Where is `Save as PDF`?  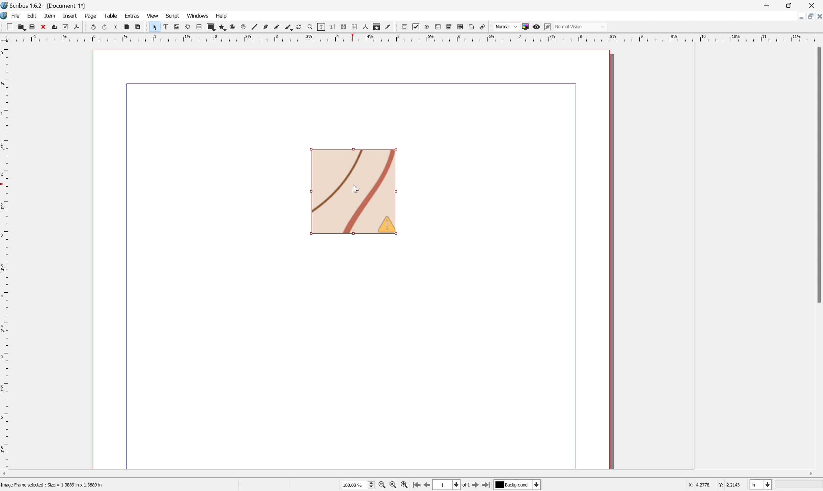
Save as PDF is located at coordinates (77, 26).